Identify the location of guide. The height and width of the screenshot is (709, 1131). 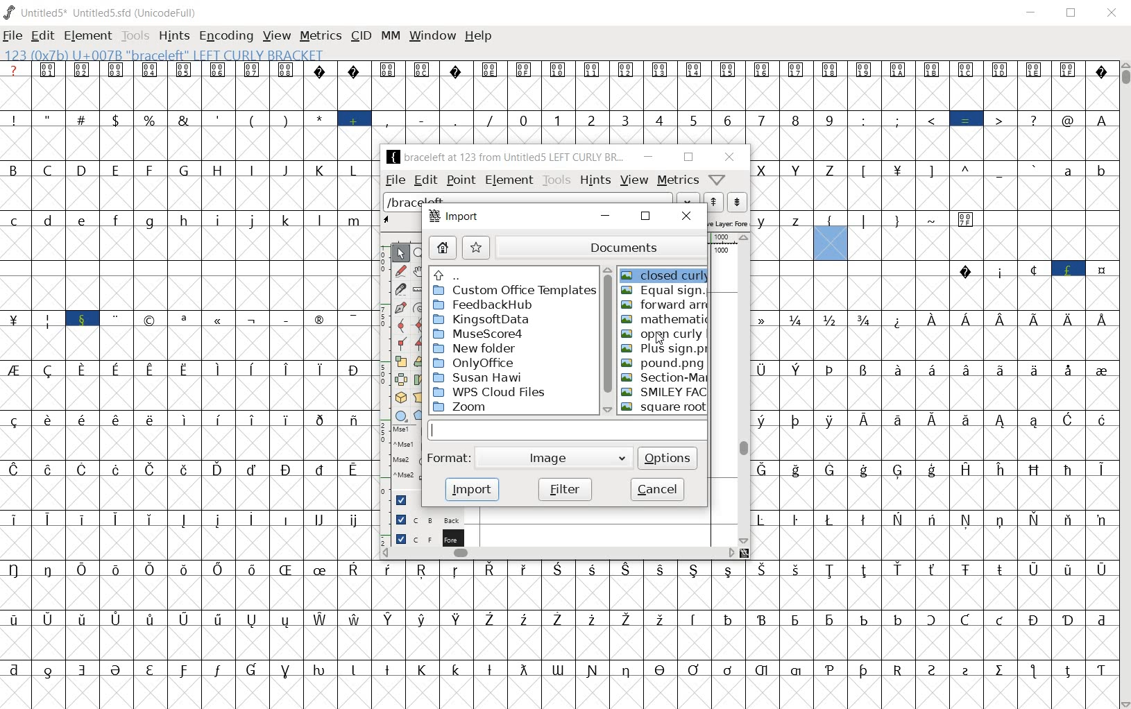
(400, 502).